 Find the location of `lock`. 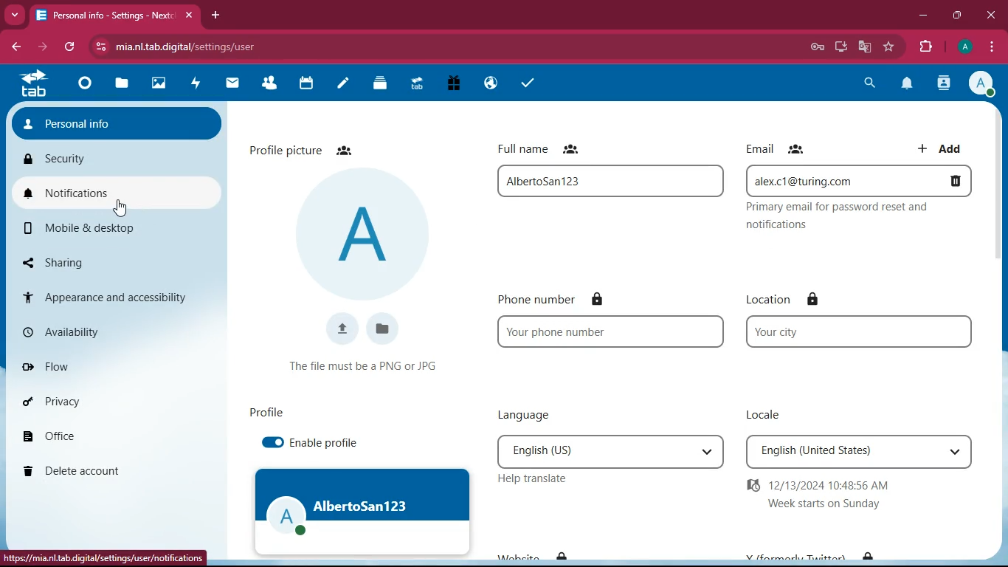

lock is located at coordinates (823, 299).